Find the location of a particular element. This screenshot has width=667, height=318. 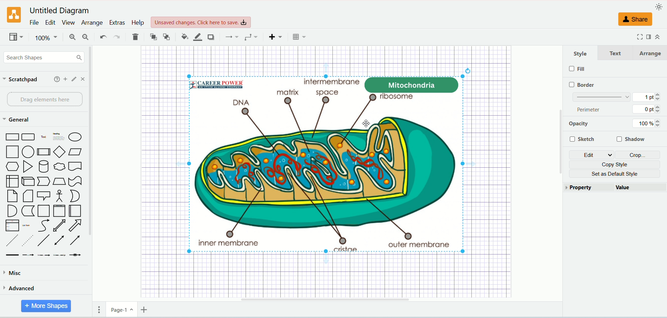

file is located at coordinates (34, 22).